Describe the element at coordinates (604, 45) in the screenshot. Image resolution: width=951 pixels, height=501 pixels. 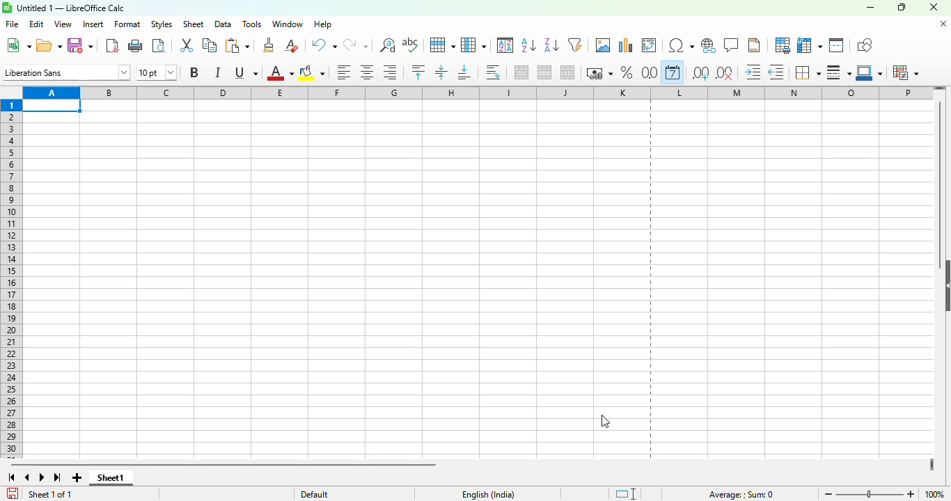
I see `insert image` at that location.